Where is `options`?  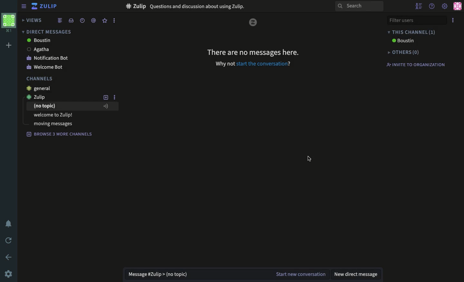 options is located at coordinates (114, 98).